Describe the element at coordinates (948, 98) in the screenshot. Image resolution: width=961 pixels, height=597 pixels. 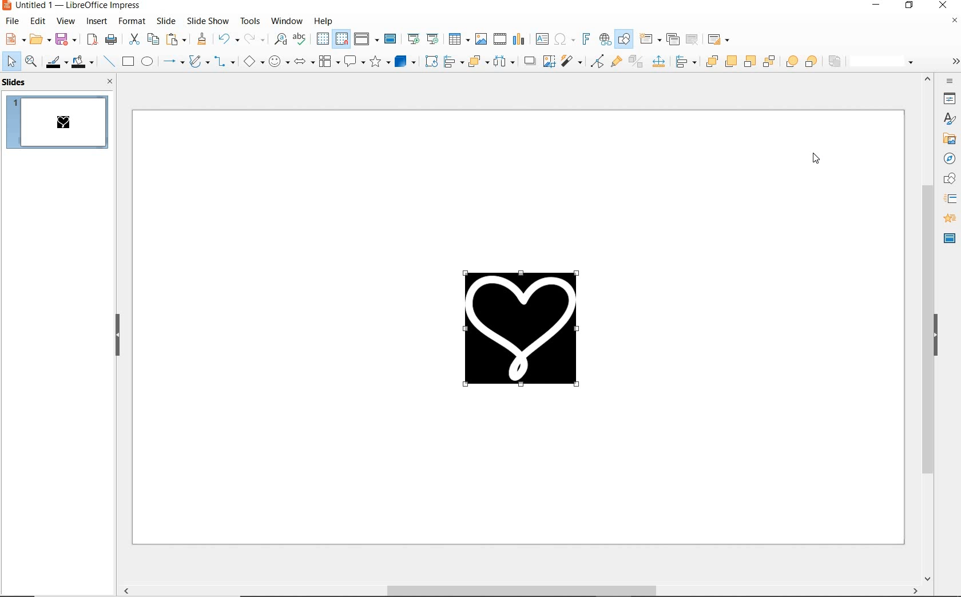
I see `color` at that location.